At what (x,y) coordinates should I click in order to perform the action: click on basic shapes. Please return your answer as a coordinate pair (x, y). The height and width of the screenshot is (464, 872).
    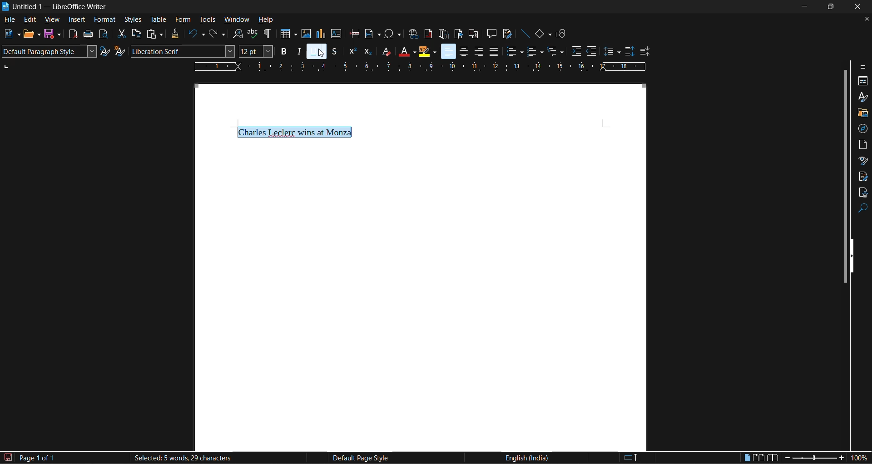
    Looking at the image, I should click on (543, 34).